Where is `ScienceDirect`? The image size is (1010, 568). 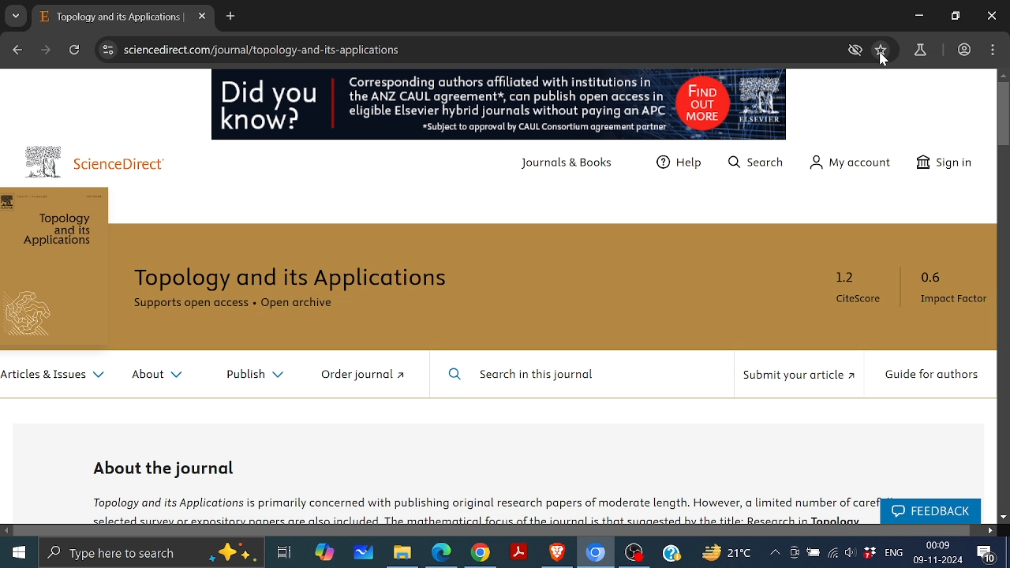
ScienceDirect is located at coordinates (129, 166).